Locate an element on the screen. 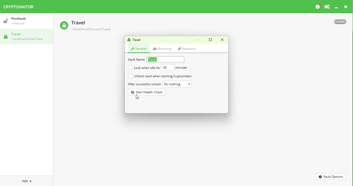  Travel is located at coordinates (86, 26).